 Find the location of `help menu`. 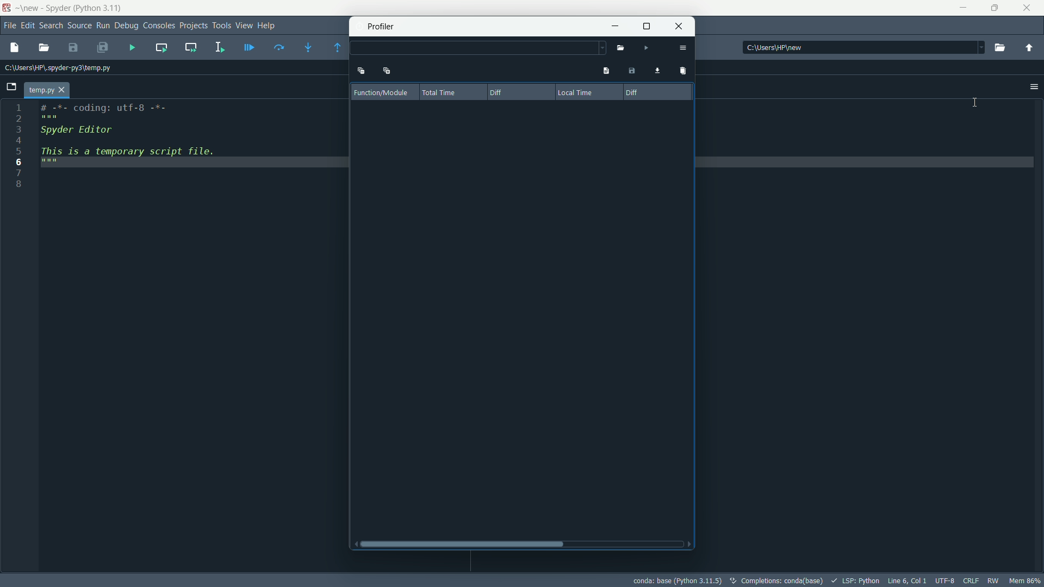

help menu is located at coordinates (268, 25).